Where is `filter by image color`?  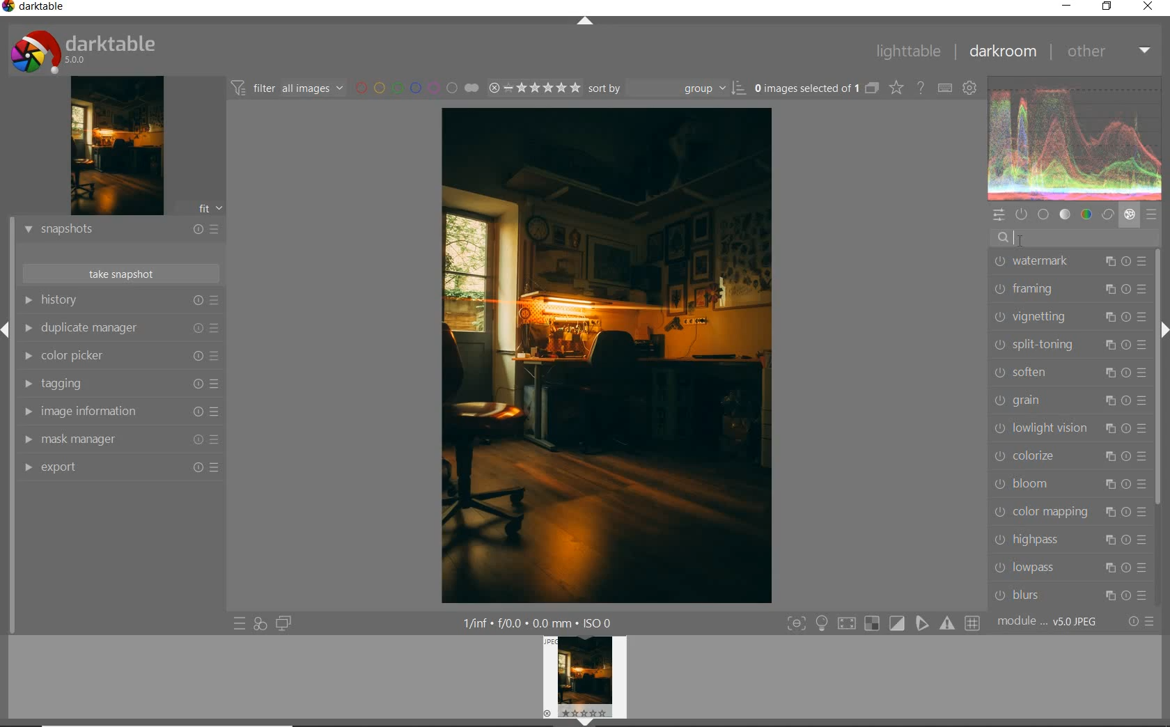
filter by image color is located at coordinates (417, 88).